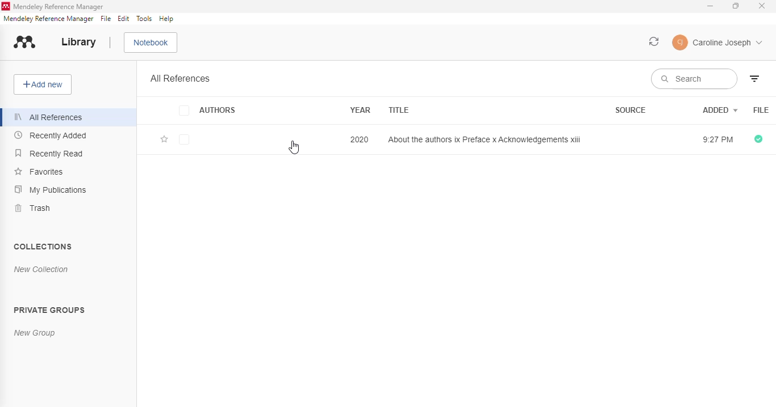 This screenshot has height=407, width=776. What do you see at coordinates (41, 269) in the screenshot?
I see `new collection` at bounding box center [41, 269].